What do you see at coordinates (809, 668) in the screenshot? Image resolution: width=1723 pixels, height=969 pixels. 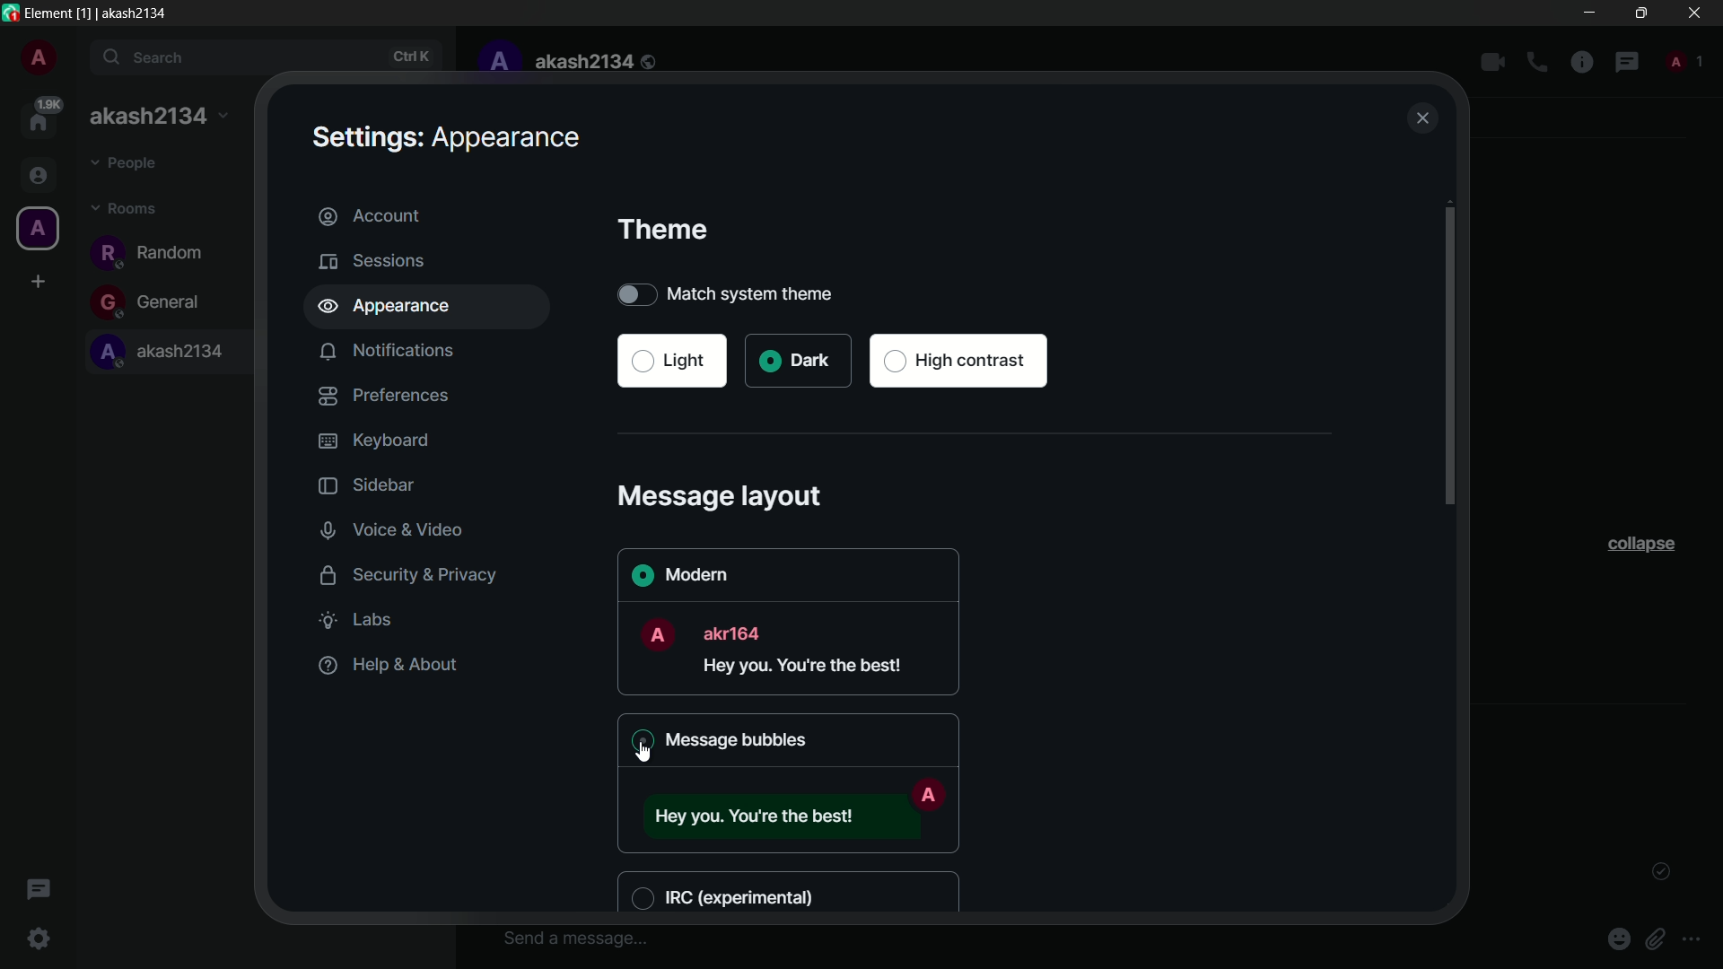 I see `Hey you. You're the best!` at bounding box center [809, 668].